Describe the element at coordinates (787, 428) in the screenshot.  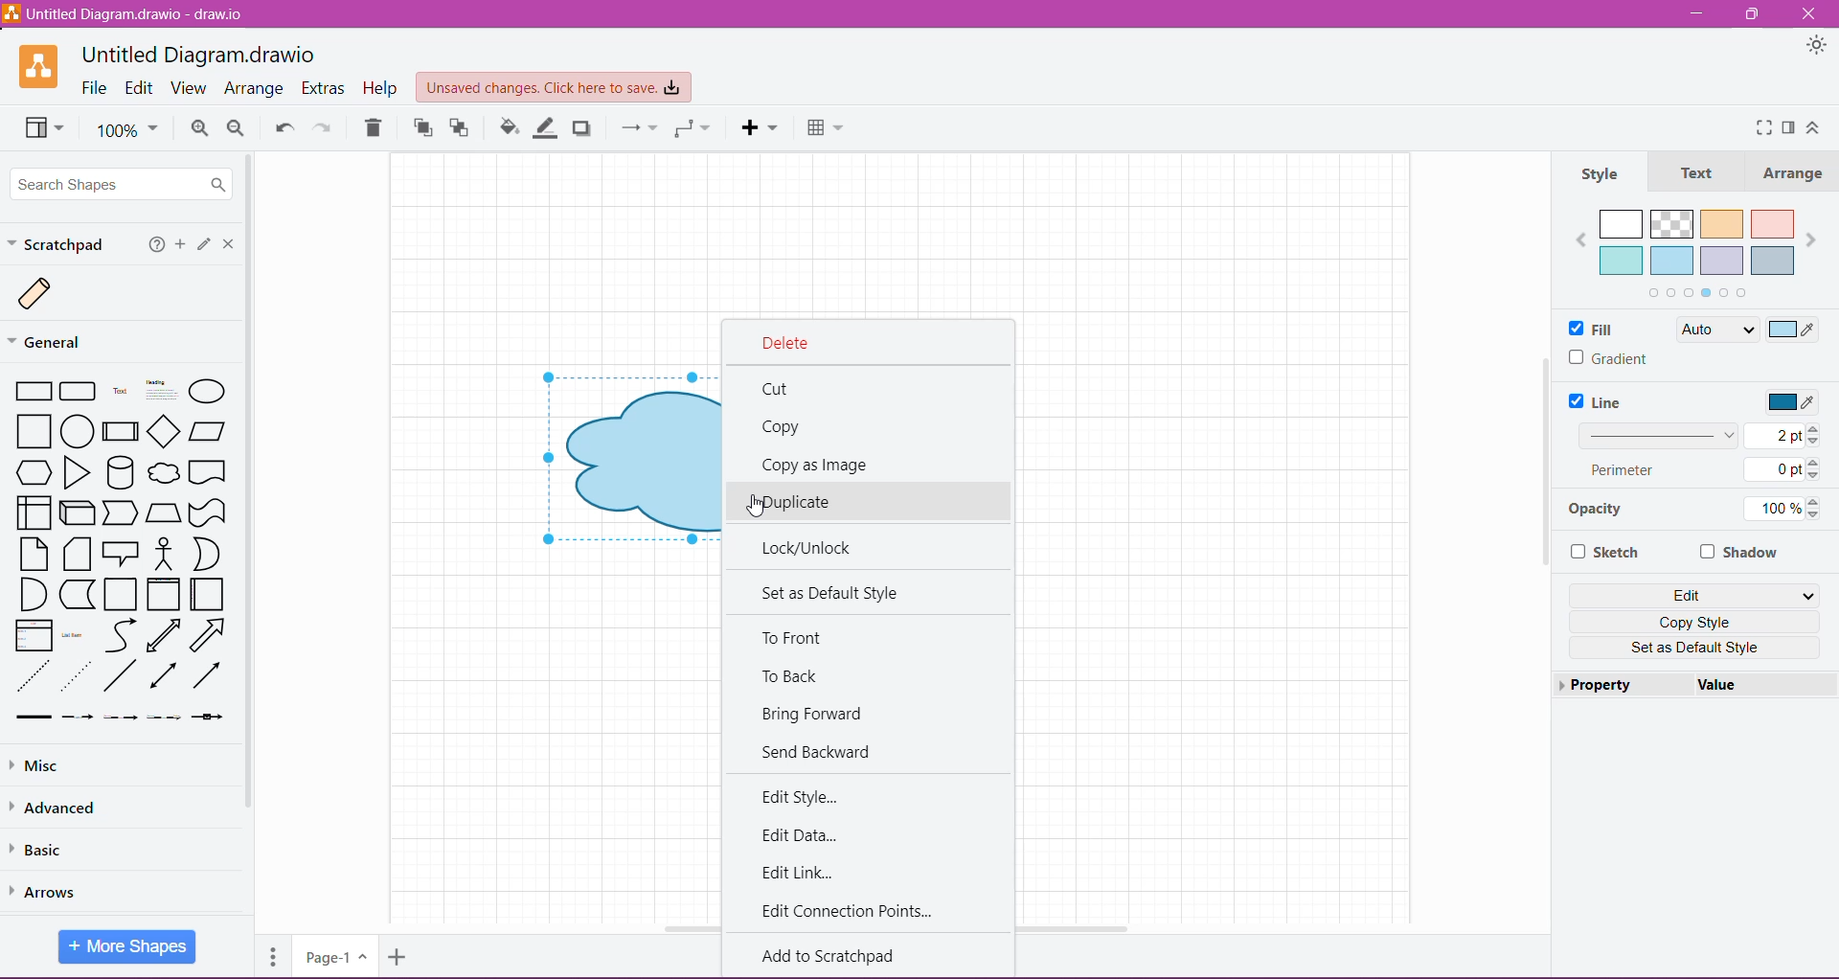
I see `Copy` at that location.